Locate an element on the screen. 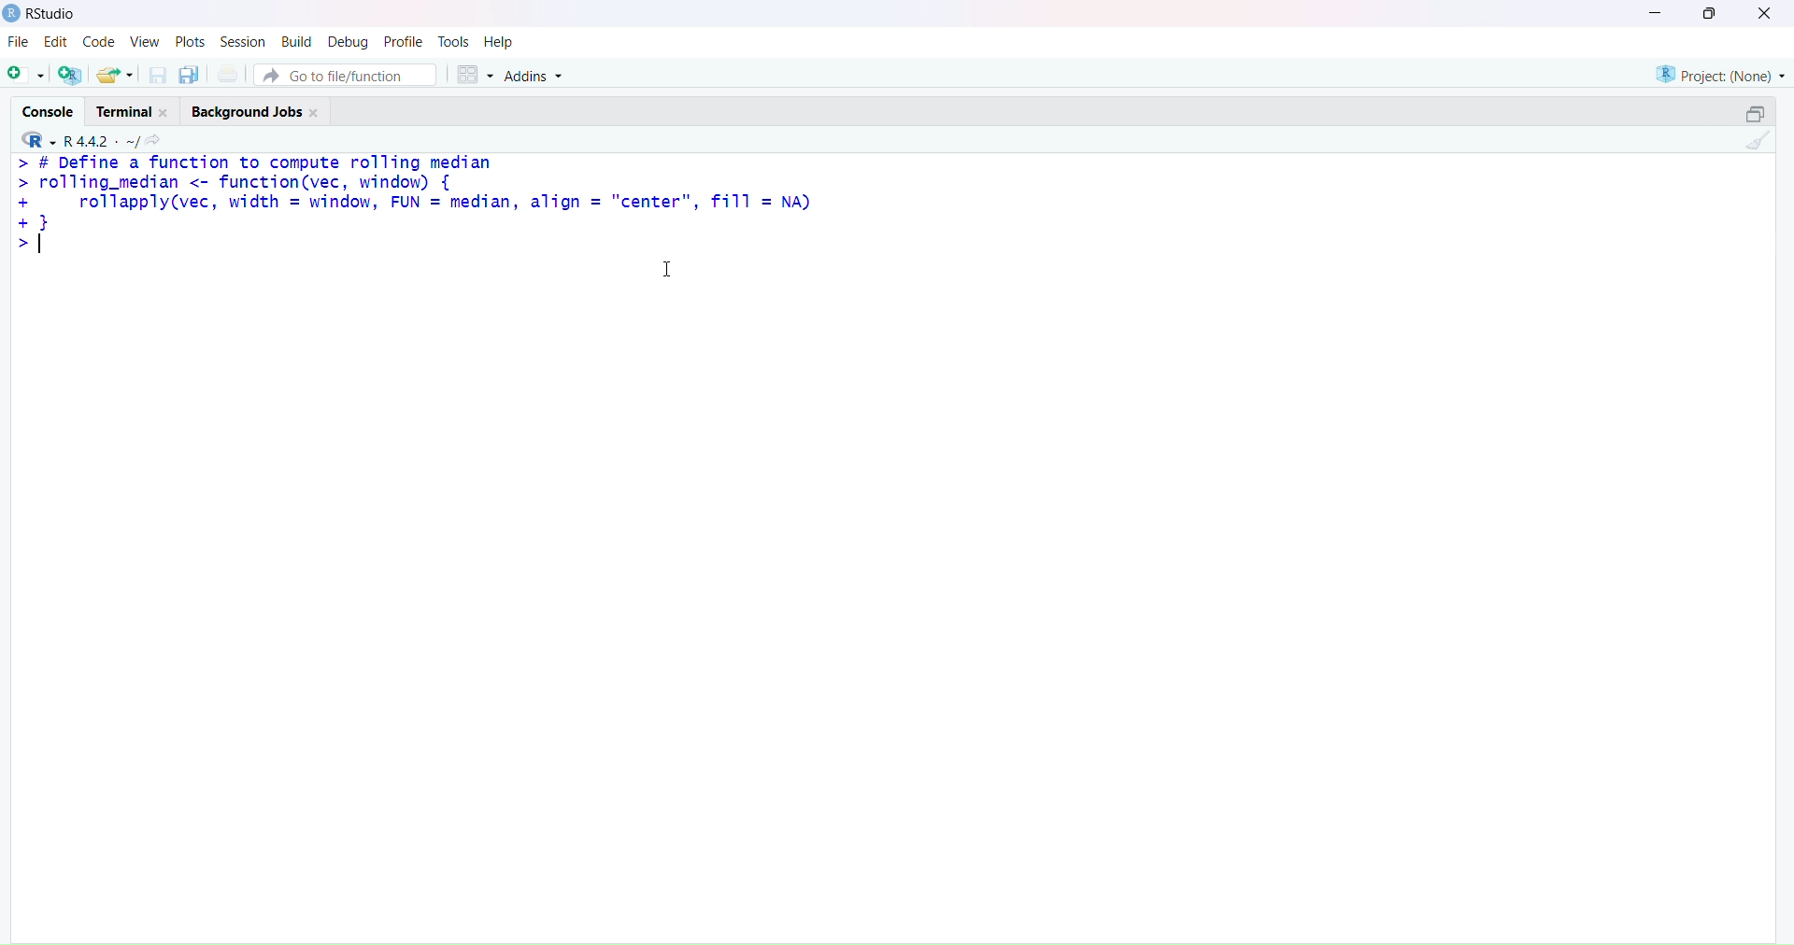 The width and height of the screenshot is (1794, 945). project (none) is located at coordinates (1720, 75).